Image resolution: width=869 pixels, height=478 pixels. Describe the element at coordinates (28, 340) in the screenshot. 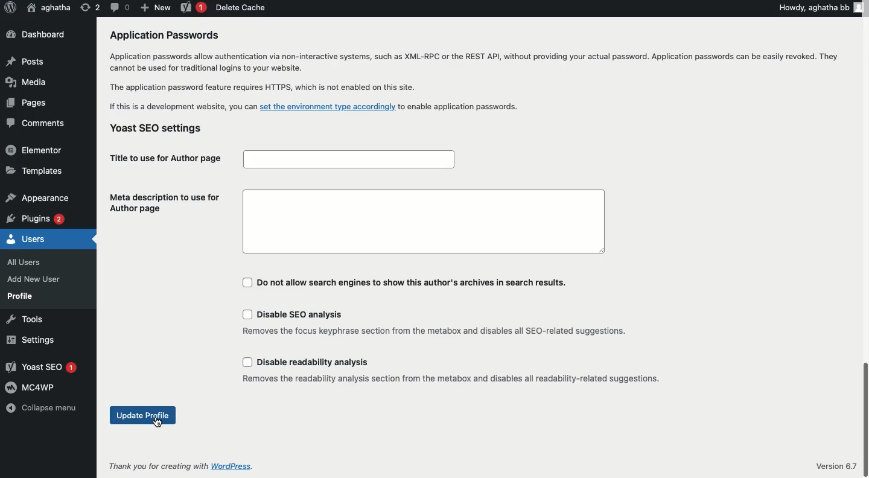

I see `Settings` at that location.